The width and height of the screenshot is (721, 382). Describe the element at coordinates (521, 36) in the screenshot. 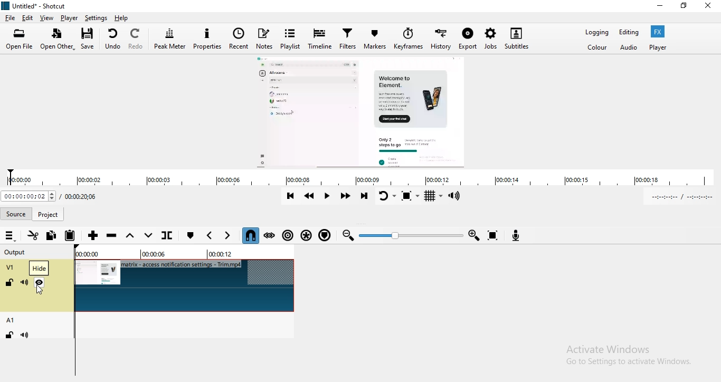

I see `Subtitles` at that location.